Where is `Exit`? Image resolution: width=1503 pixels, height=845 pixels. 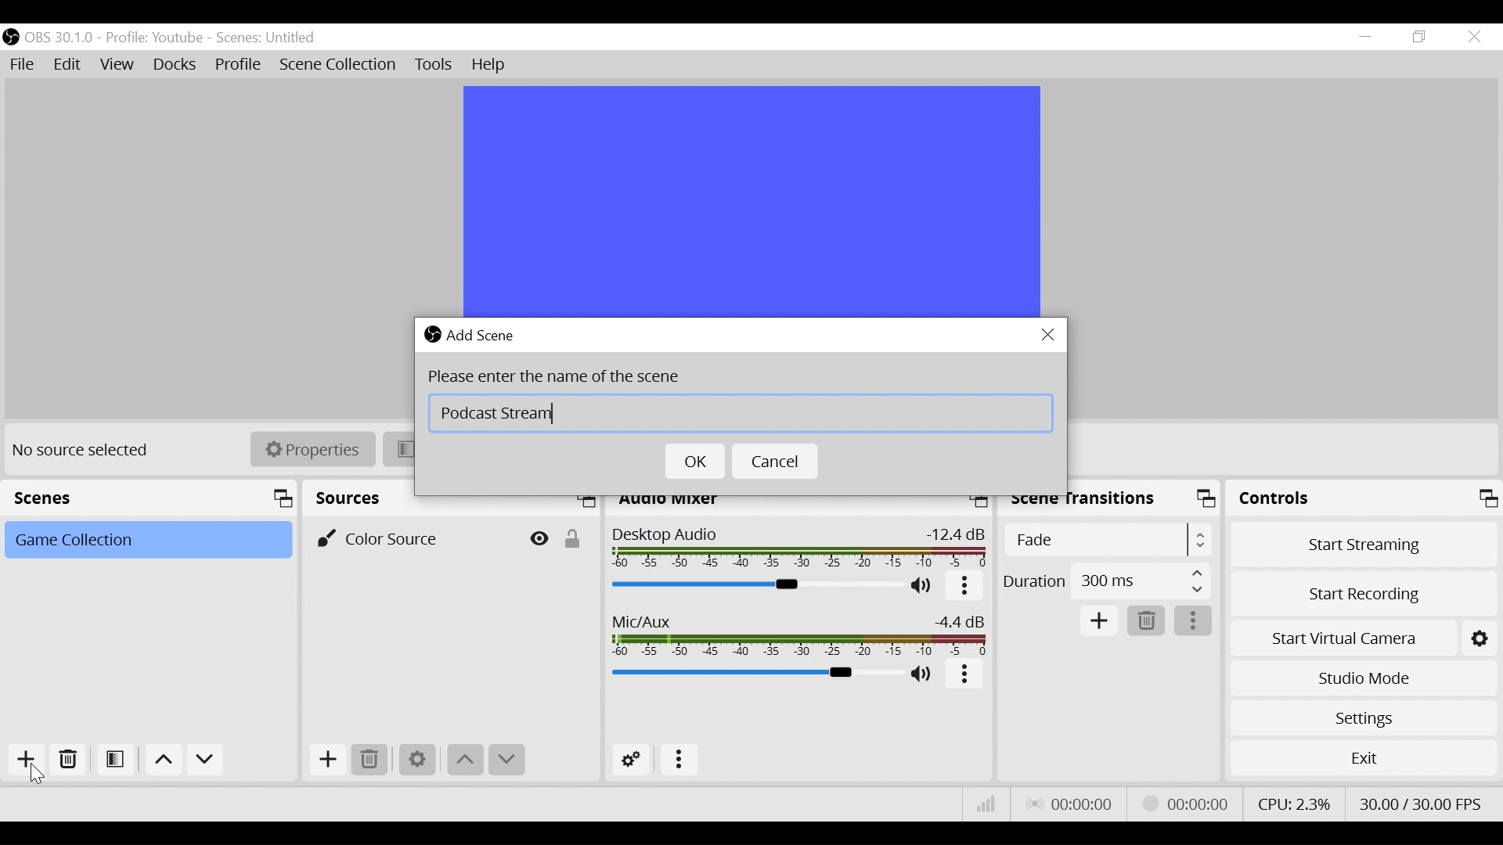
Exit is located at coordinates (1364, 757).